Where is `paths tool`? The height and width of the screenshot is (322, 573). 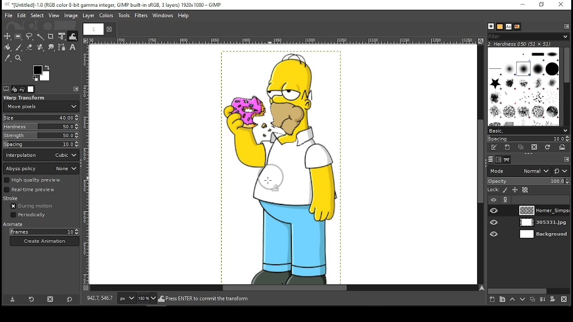
paths tool is located at coordinates (61, 47).